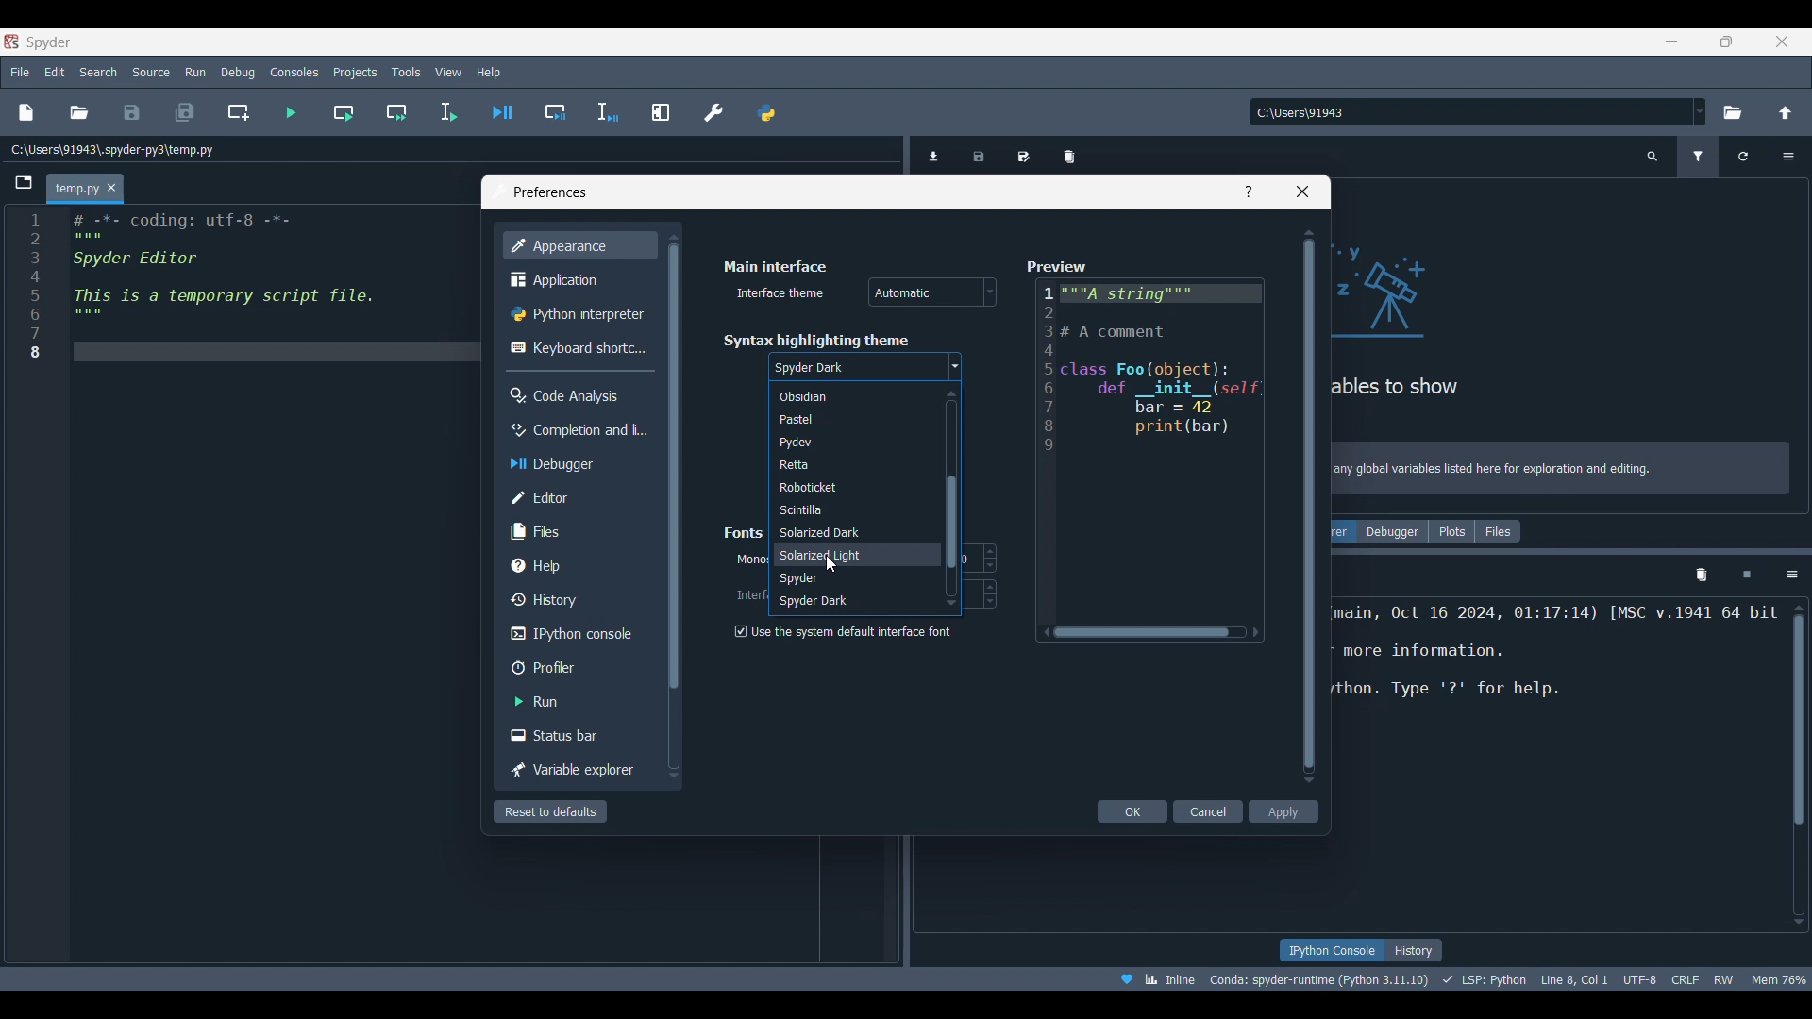  I want to click on Current tab, so click(74, 190).